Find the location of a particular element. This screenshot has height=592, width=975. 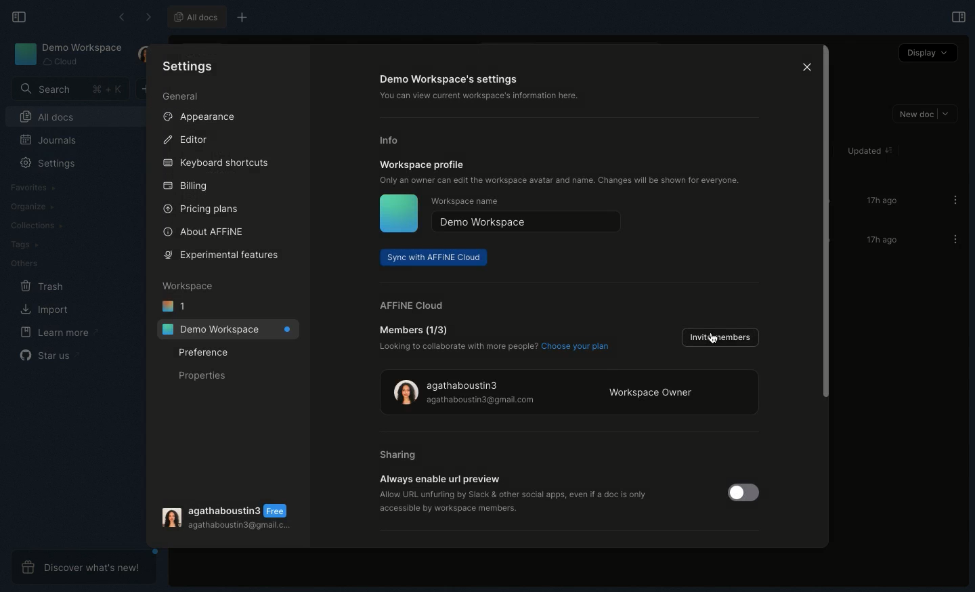

Options is located at coordinates (951, 239).